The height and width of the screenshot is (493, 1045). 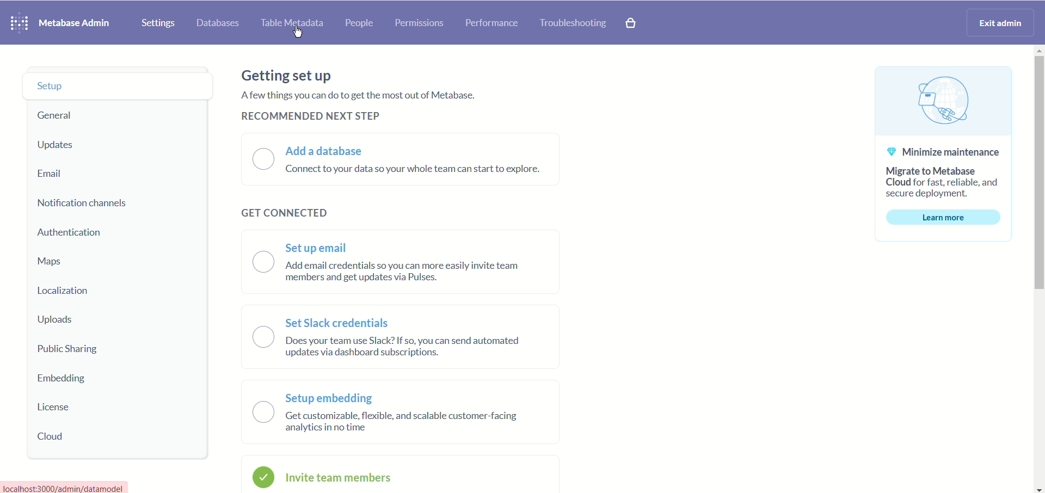 What do you see at coordinates (107, 376) in the screenshot?
I see `Embedding` at bounding box center [107, 376].